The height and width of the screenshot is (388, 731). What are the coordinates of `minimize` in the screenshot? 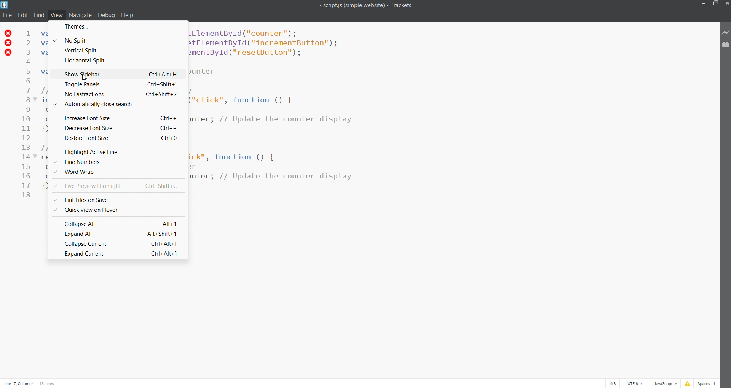 It's located at (705, 4).